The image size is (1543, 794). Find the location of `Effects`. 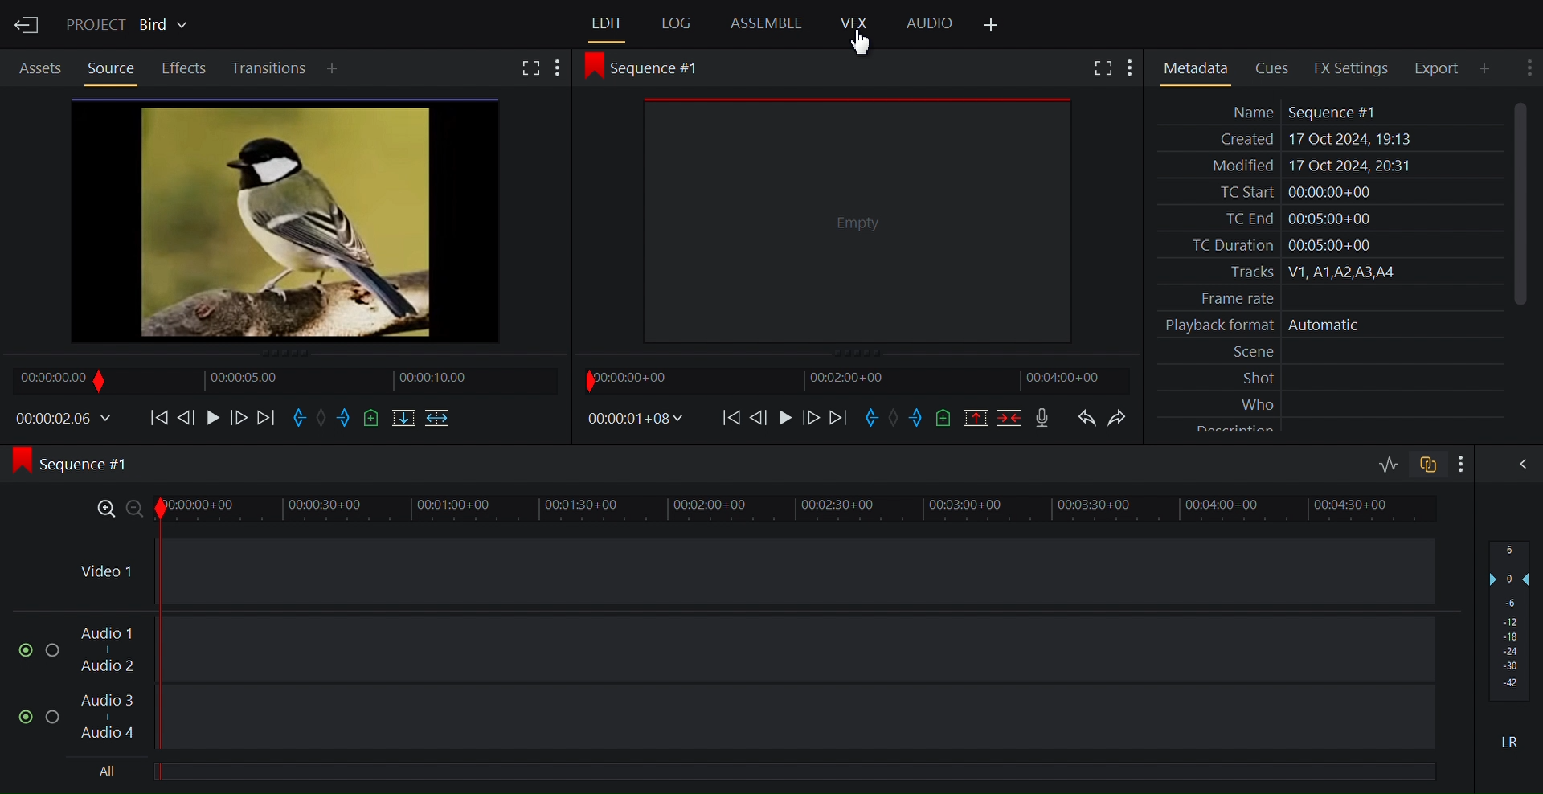

Effects is located at coordinates (182, 68).